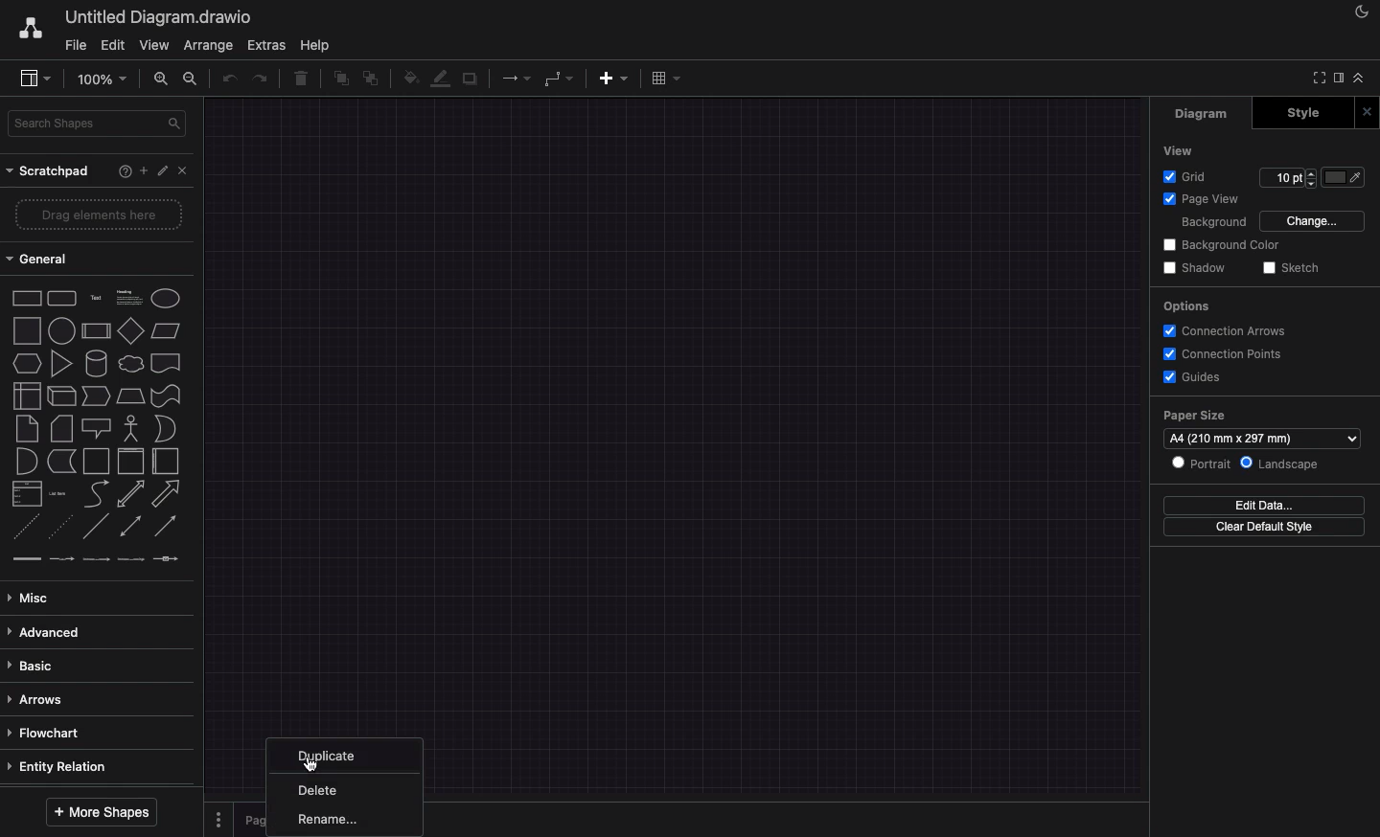 This screenshot has height=837, width=1380. Describe the element at coordinates (132, 525) in the screenshot. I see `bidirectional connector` at that location.